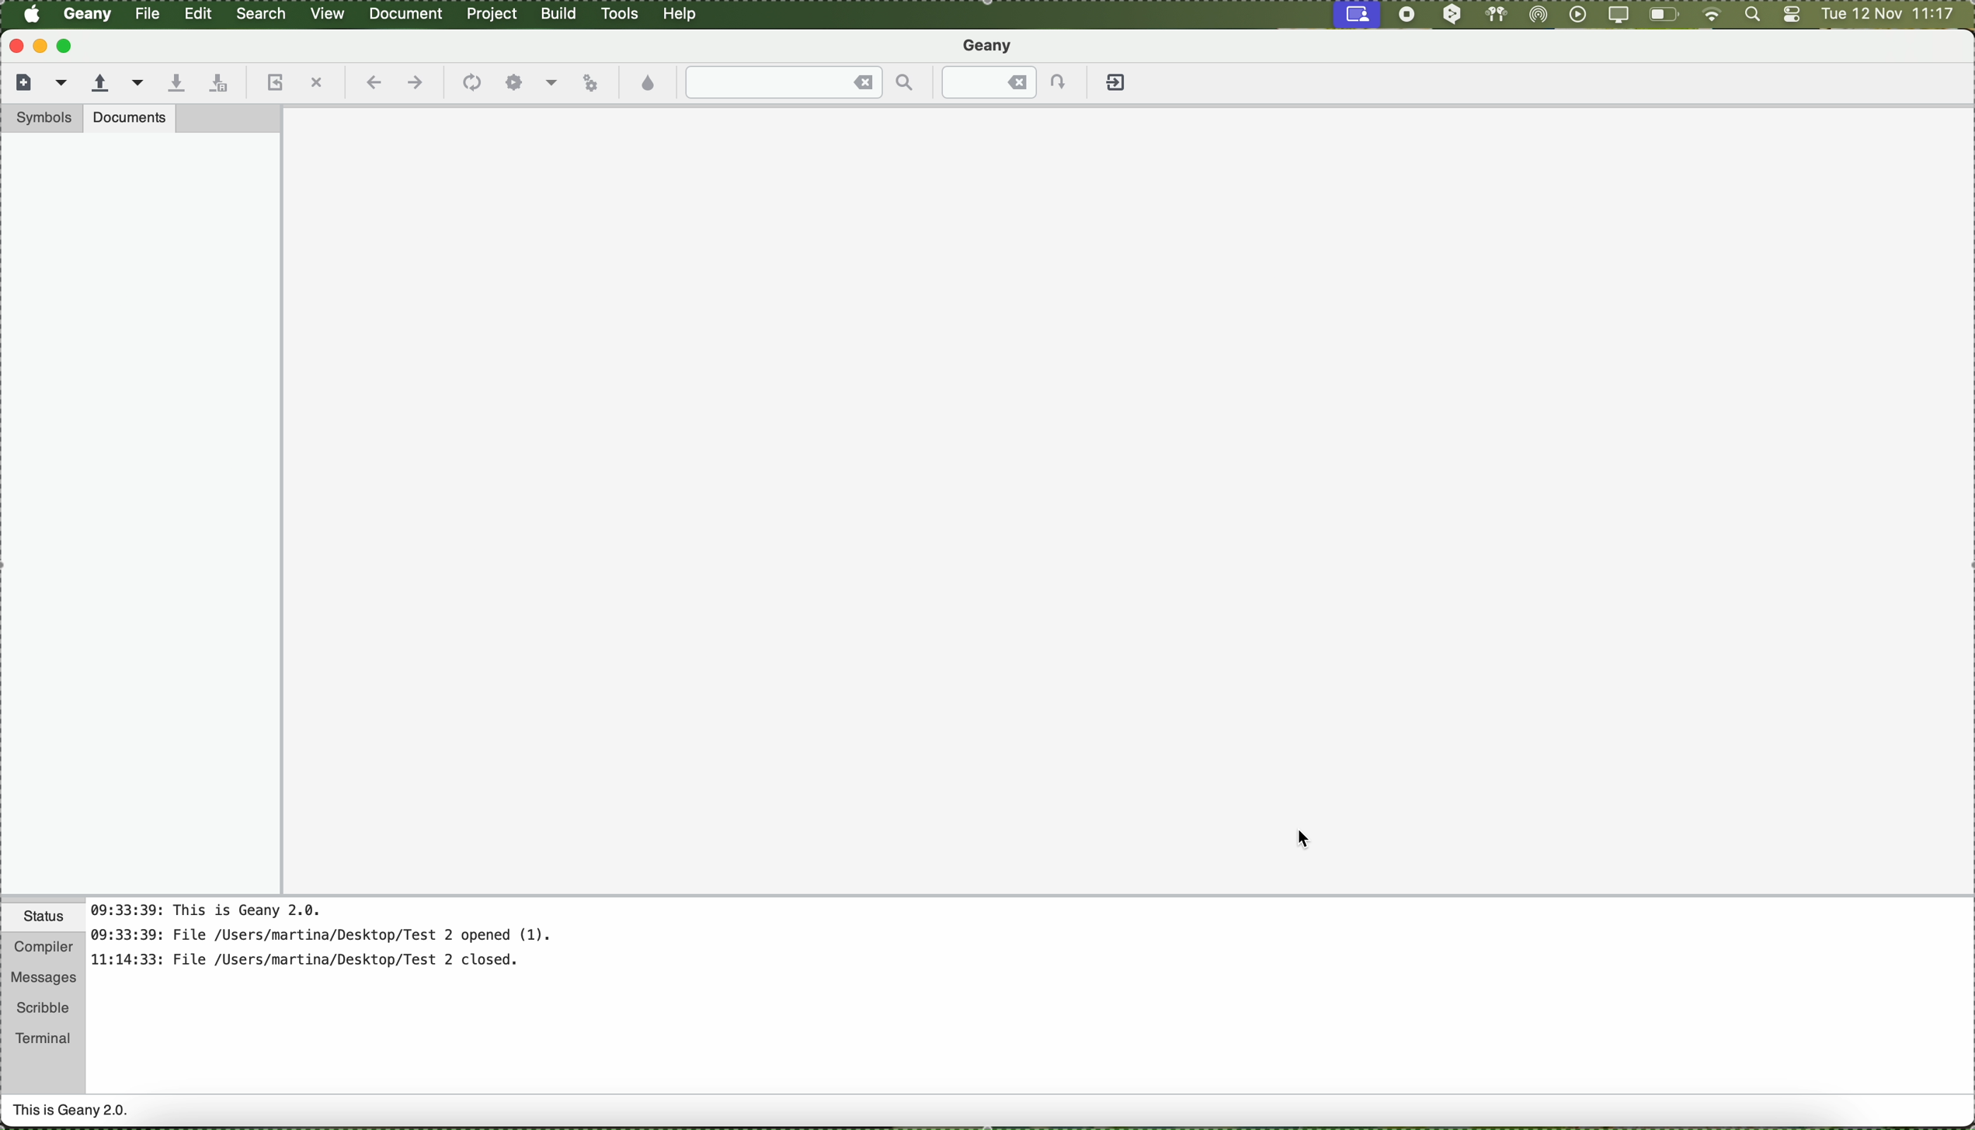 The width and height of the screenshot is (1975, 1130). What do you see at coordinates (1307, 839) in the screenshot?
I see `pointer` at bounding box center [1307, 839].